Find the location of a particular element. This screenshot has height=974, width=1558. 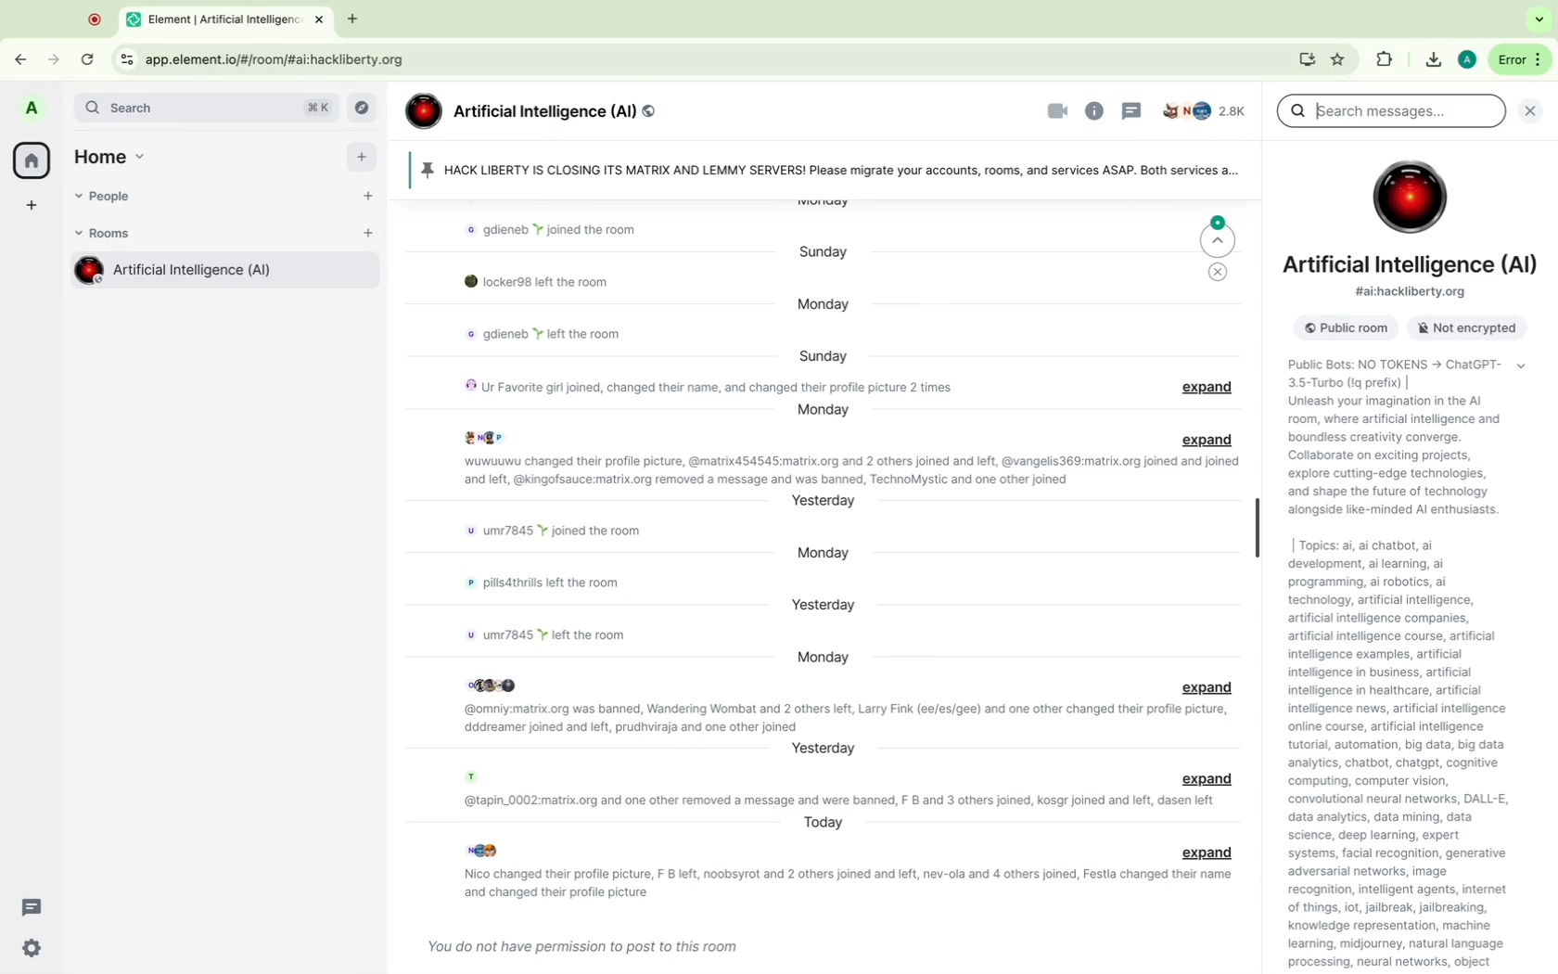

view site information is located at coordinates (126, 60).